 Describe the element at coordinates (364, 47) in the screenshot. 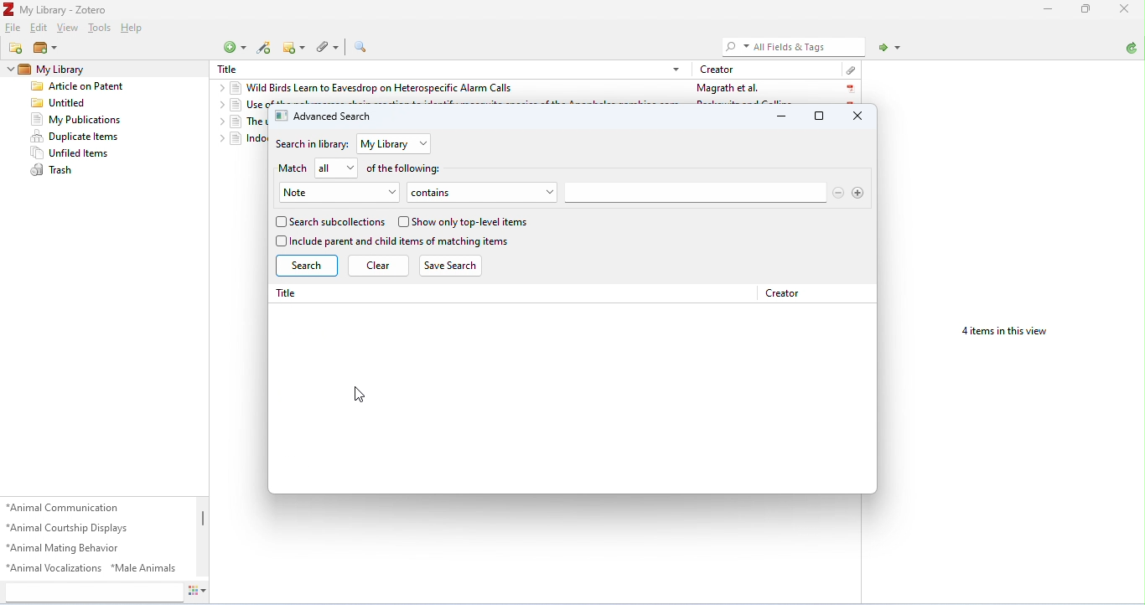

I see `advanced search` at that location.